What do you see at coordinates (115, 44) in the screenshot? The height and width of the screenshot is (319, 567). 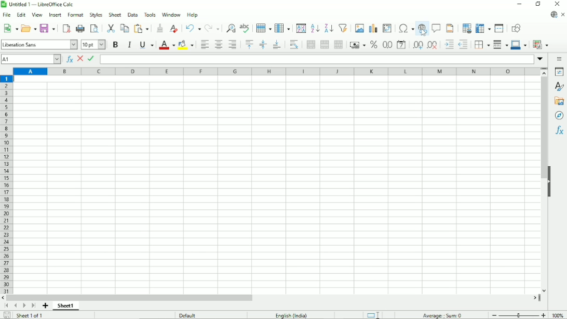 I see `Bold` at bounding box center [115, 44].